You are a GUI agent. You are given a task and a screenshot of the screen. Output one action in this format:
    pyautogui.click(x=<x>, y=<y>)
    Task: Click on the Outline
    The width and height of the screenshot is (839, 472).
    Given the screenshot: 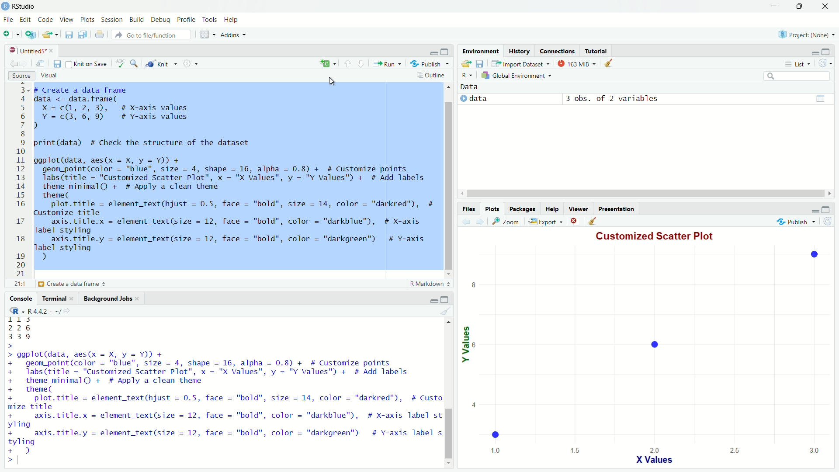 What is the action you would take?
    pyautogui.click(x=431, y=76)
    